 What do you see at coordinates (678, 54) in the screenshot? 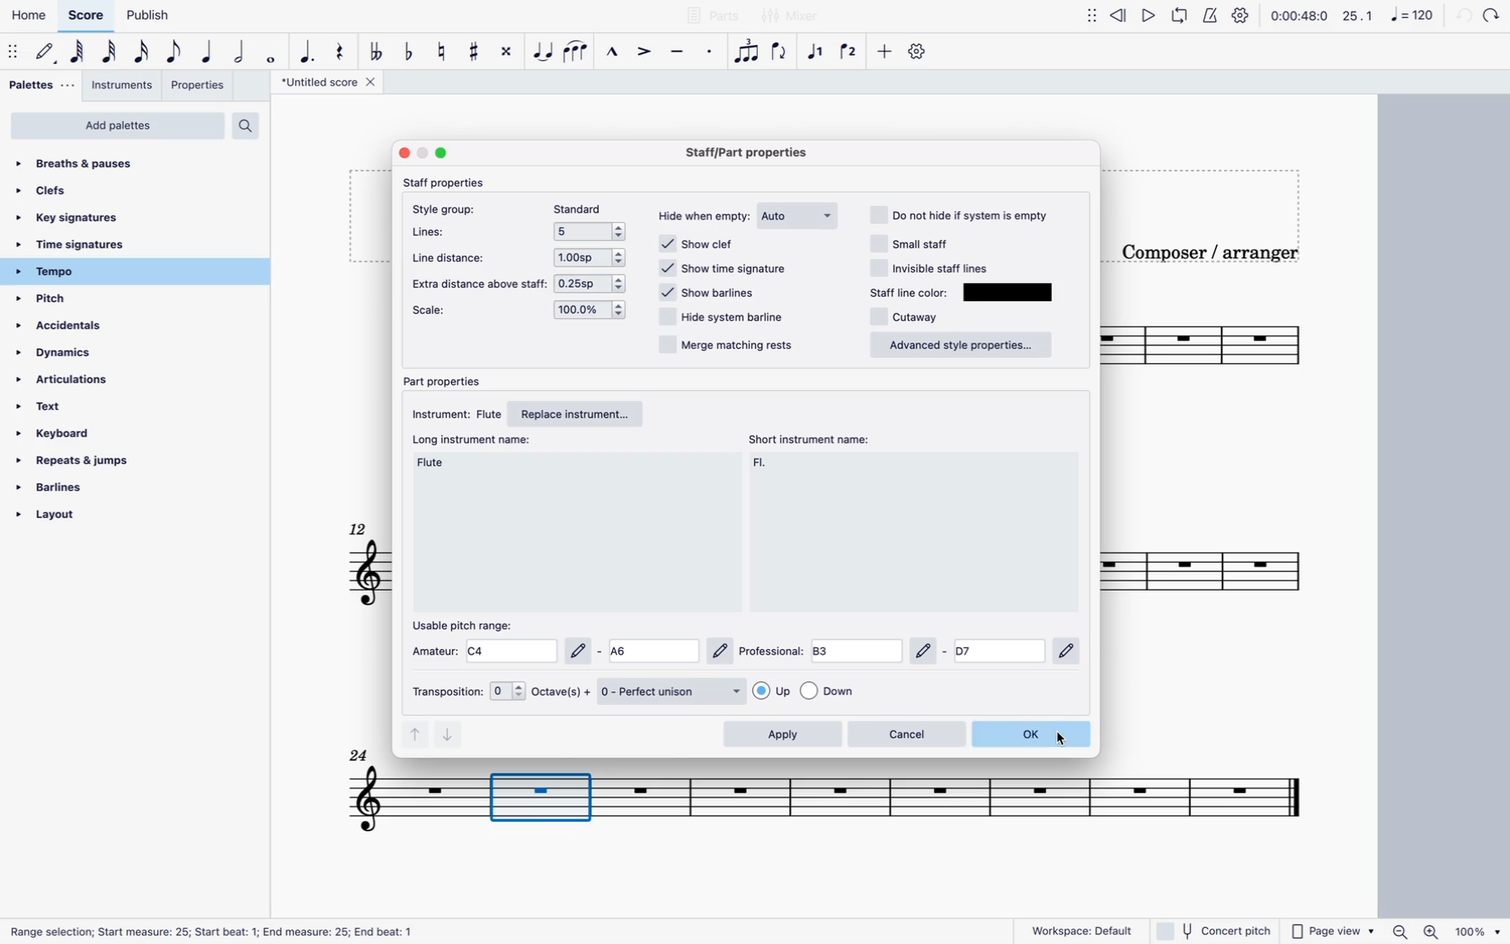
I see `tenuto` at bounding box center [678, 54].